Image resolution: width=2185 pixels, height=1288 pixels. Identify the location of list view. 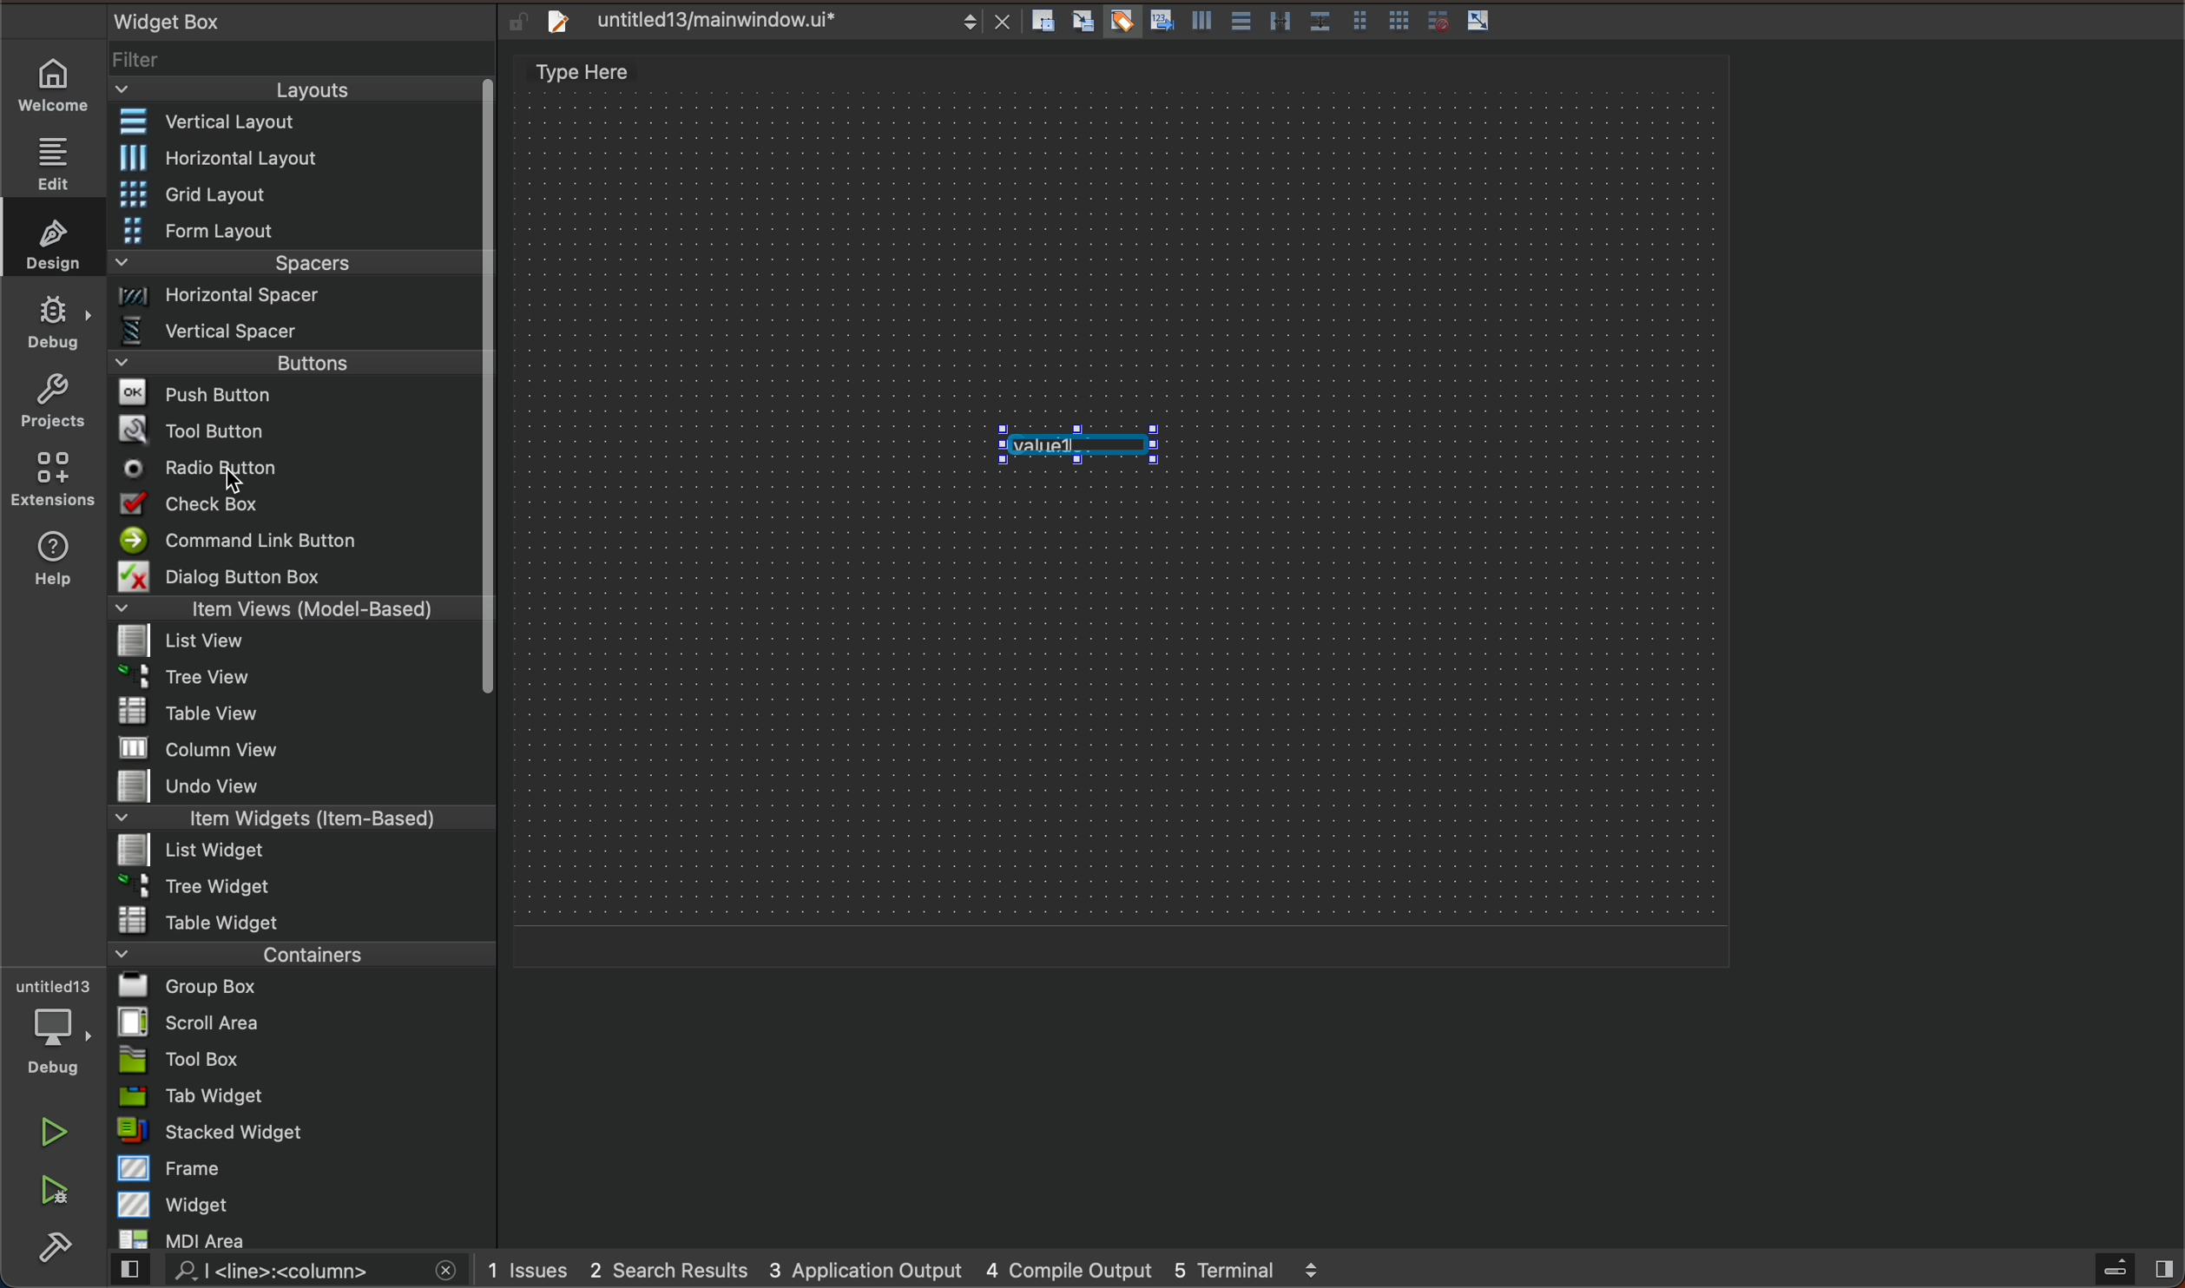
(292, 647).